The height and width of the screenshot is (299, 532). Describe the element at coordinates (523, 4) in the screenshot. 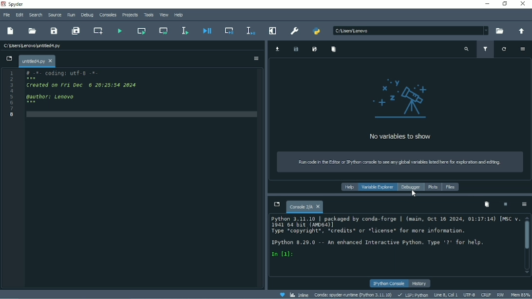

I see `Close` at that location.